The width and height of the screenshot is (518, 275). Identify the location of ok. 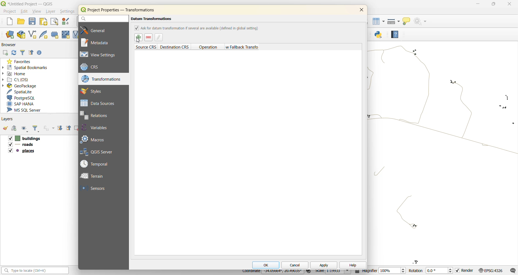
(266, 264).